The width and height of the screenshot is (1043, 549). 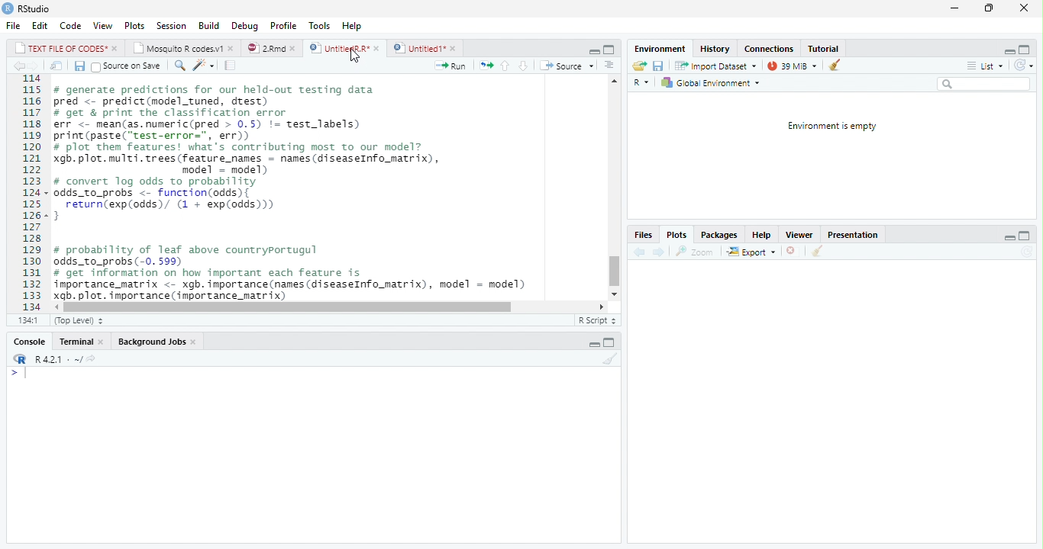 I want to click on # generate predictions for our held-out testing data
pred <- predict(model_tuned, drest)
# get & print the classification error
err <- mean(as.numeric(pred > 0.5) != test_labels)
print (paste(“test-error=", err))
# plot them features! what's contributing most to our model?
gb. plot. multi. trees (feature_names = names (diseaseInfo_matrix),
model = model)
# convert log odds to probability
odds_to_probs <- function(odds){
return(exp(odds)/ (1 + exp(0dds)))
3, so click(x=255, y=156).